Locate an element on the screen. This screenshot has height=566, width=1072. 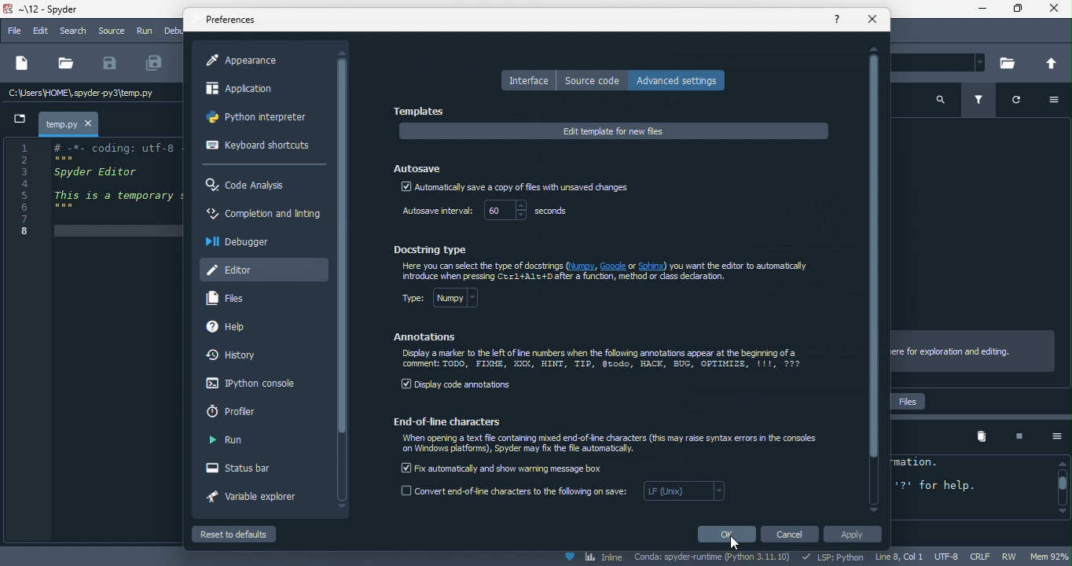
text of end of line characters is located at coordinates (613, 445).